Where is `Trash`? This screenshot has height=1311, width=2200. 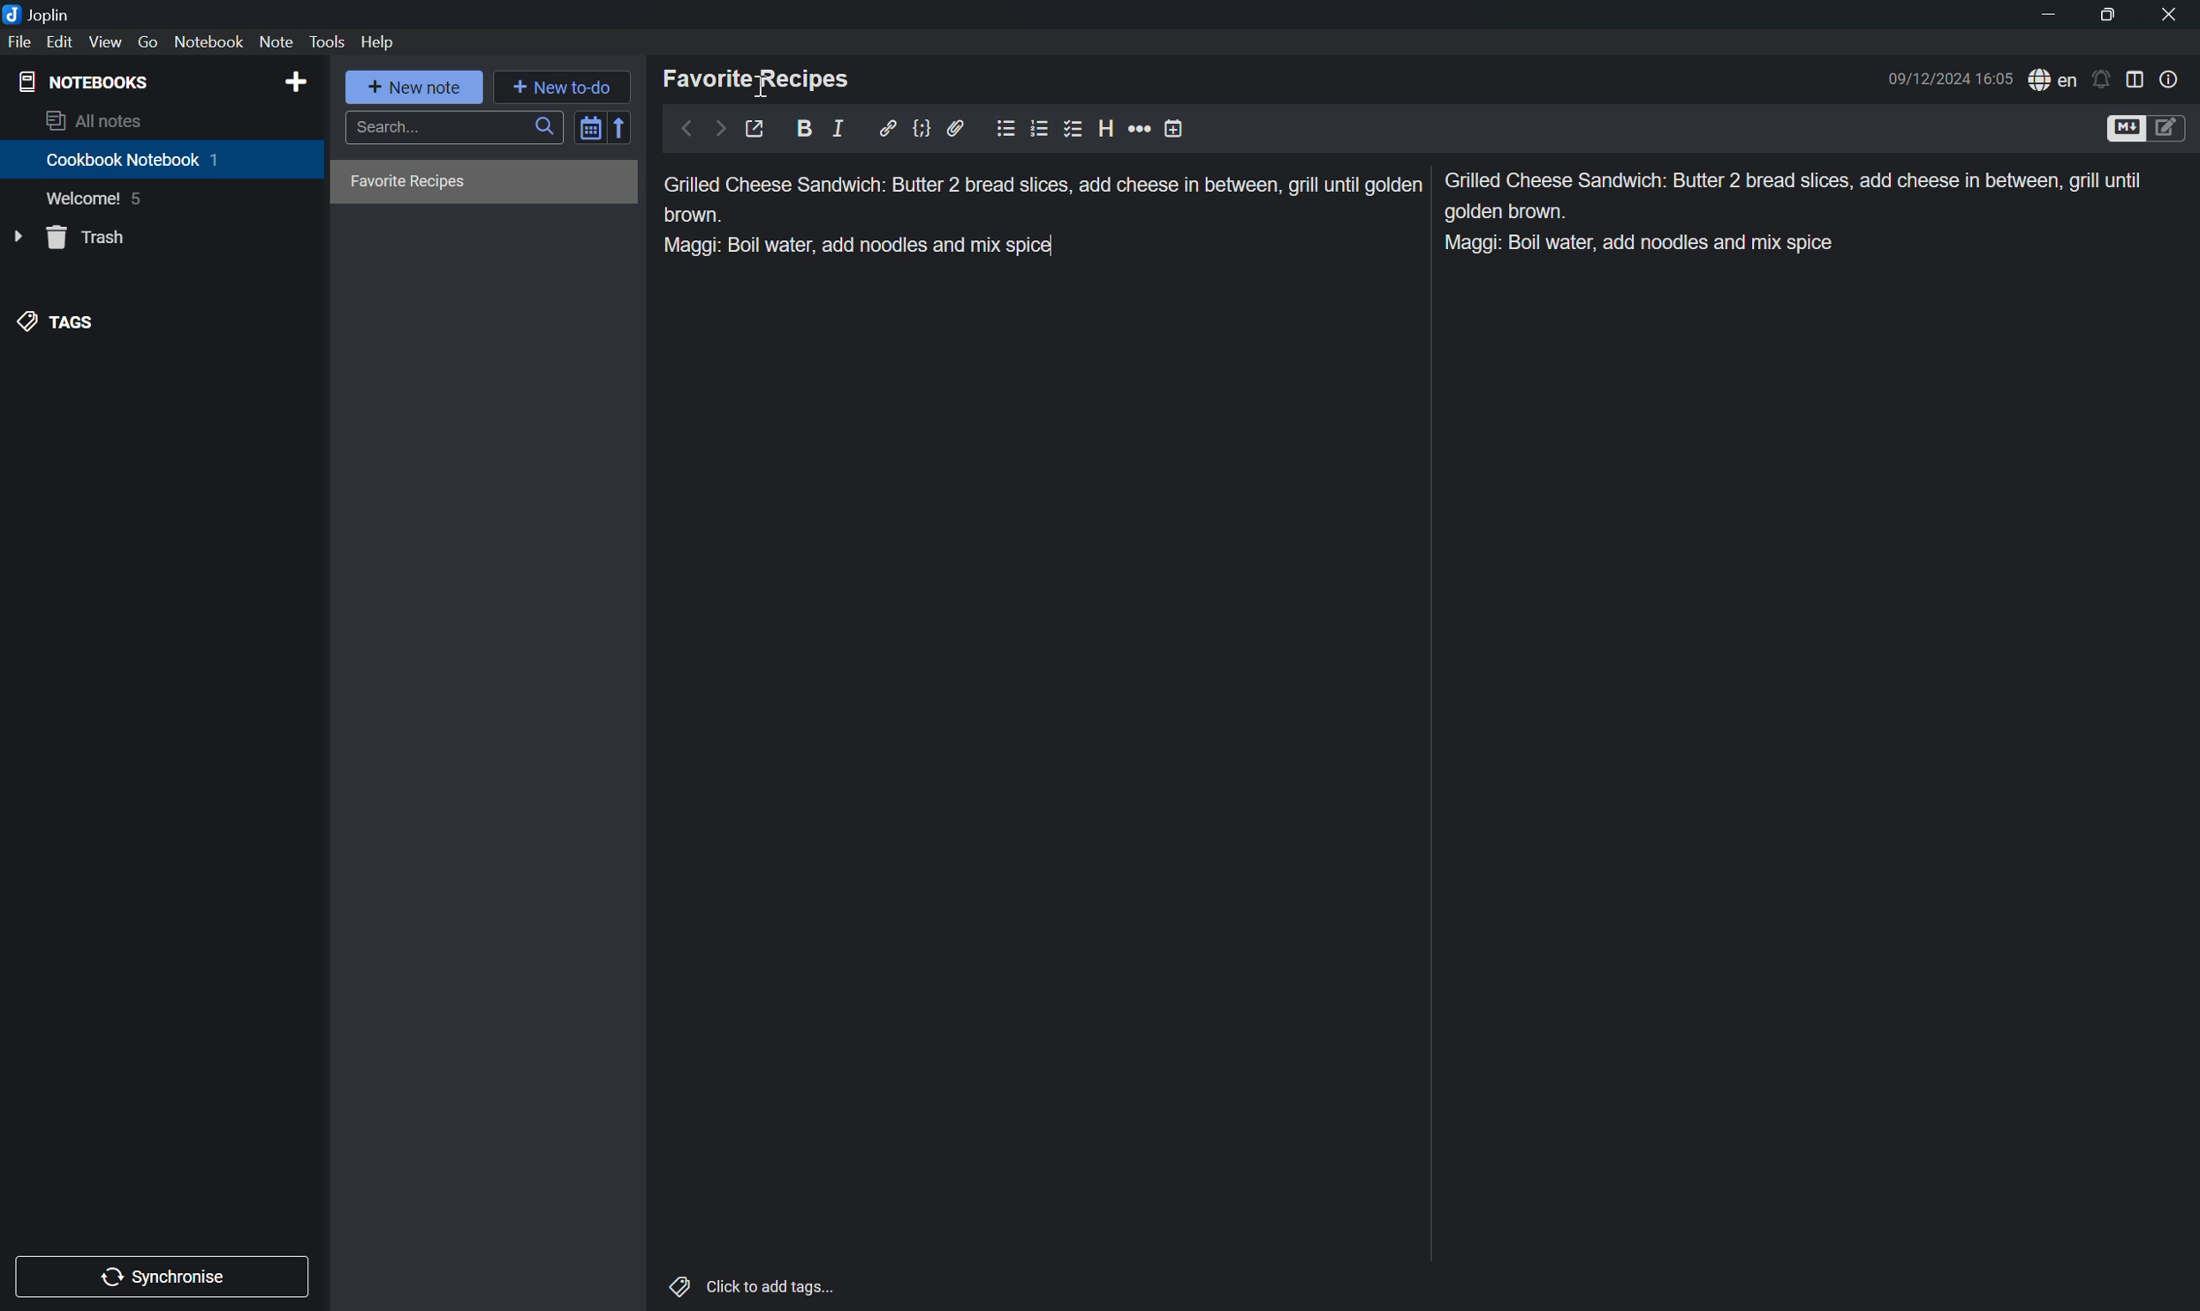 Trash is located at coordinates (91, 235).